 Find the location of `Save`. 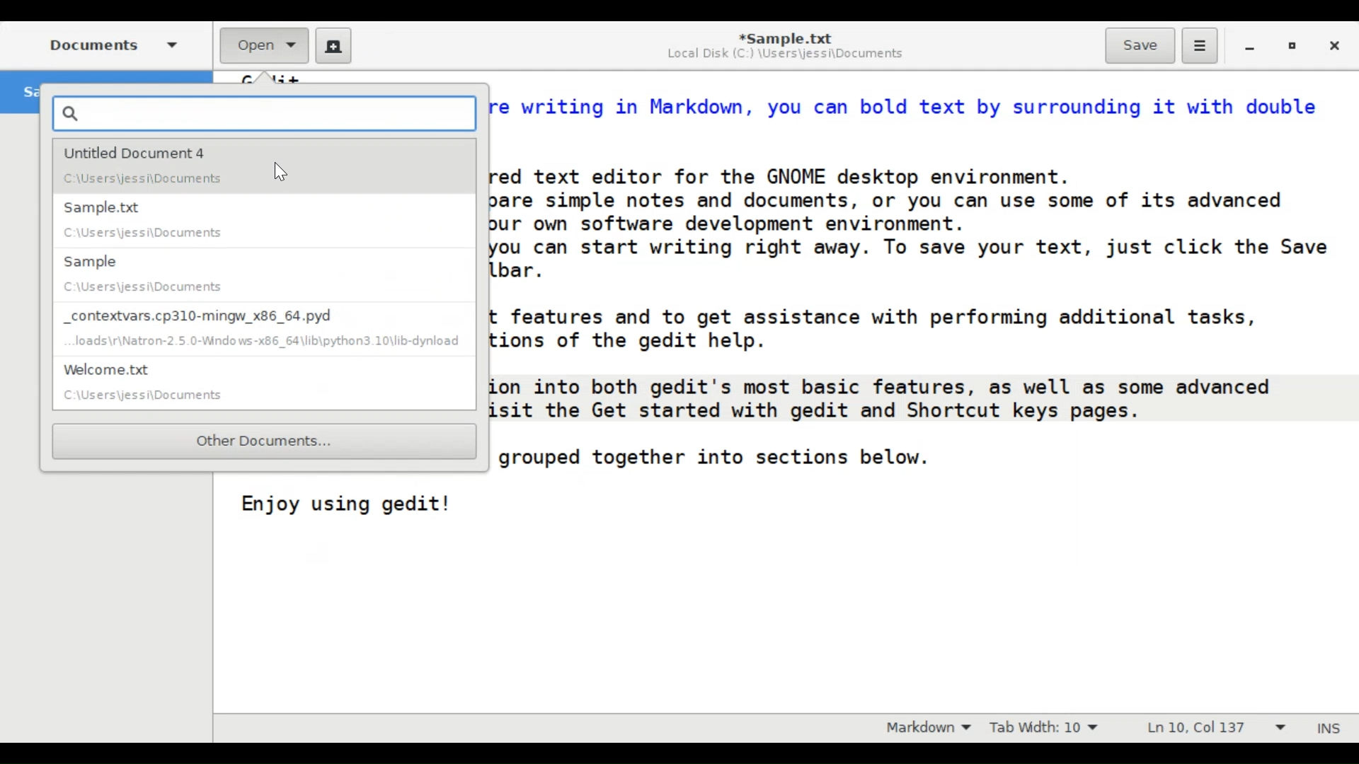

Save is located at coordinates (1140, 46).